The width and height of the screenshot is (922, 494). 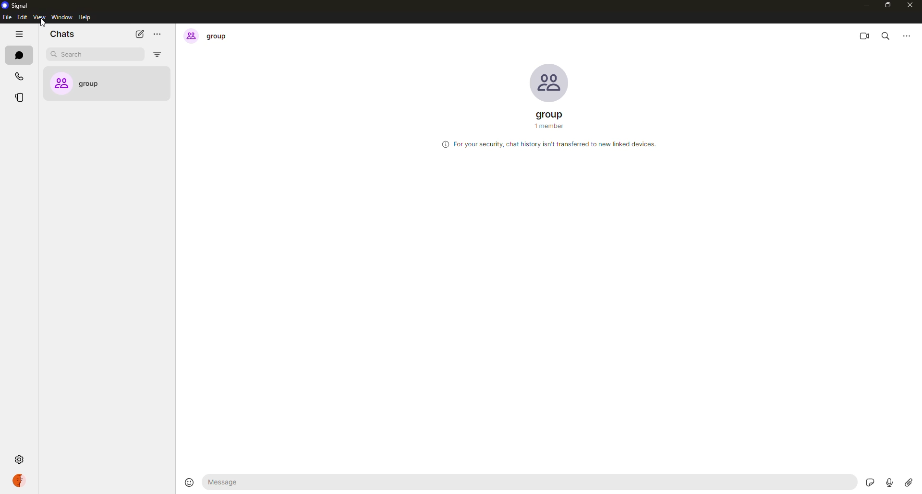 I want to click on settings, so click(x=19, y=459).